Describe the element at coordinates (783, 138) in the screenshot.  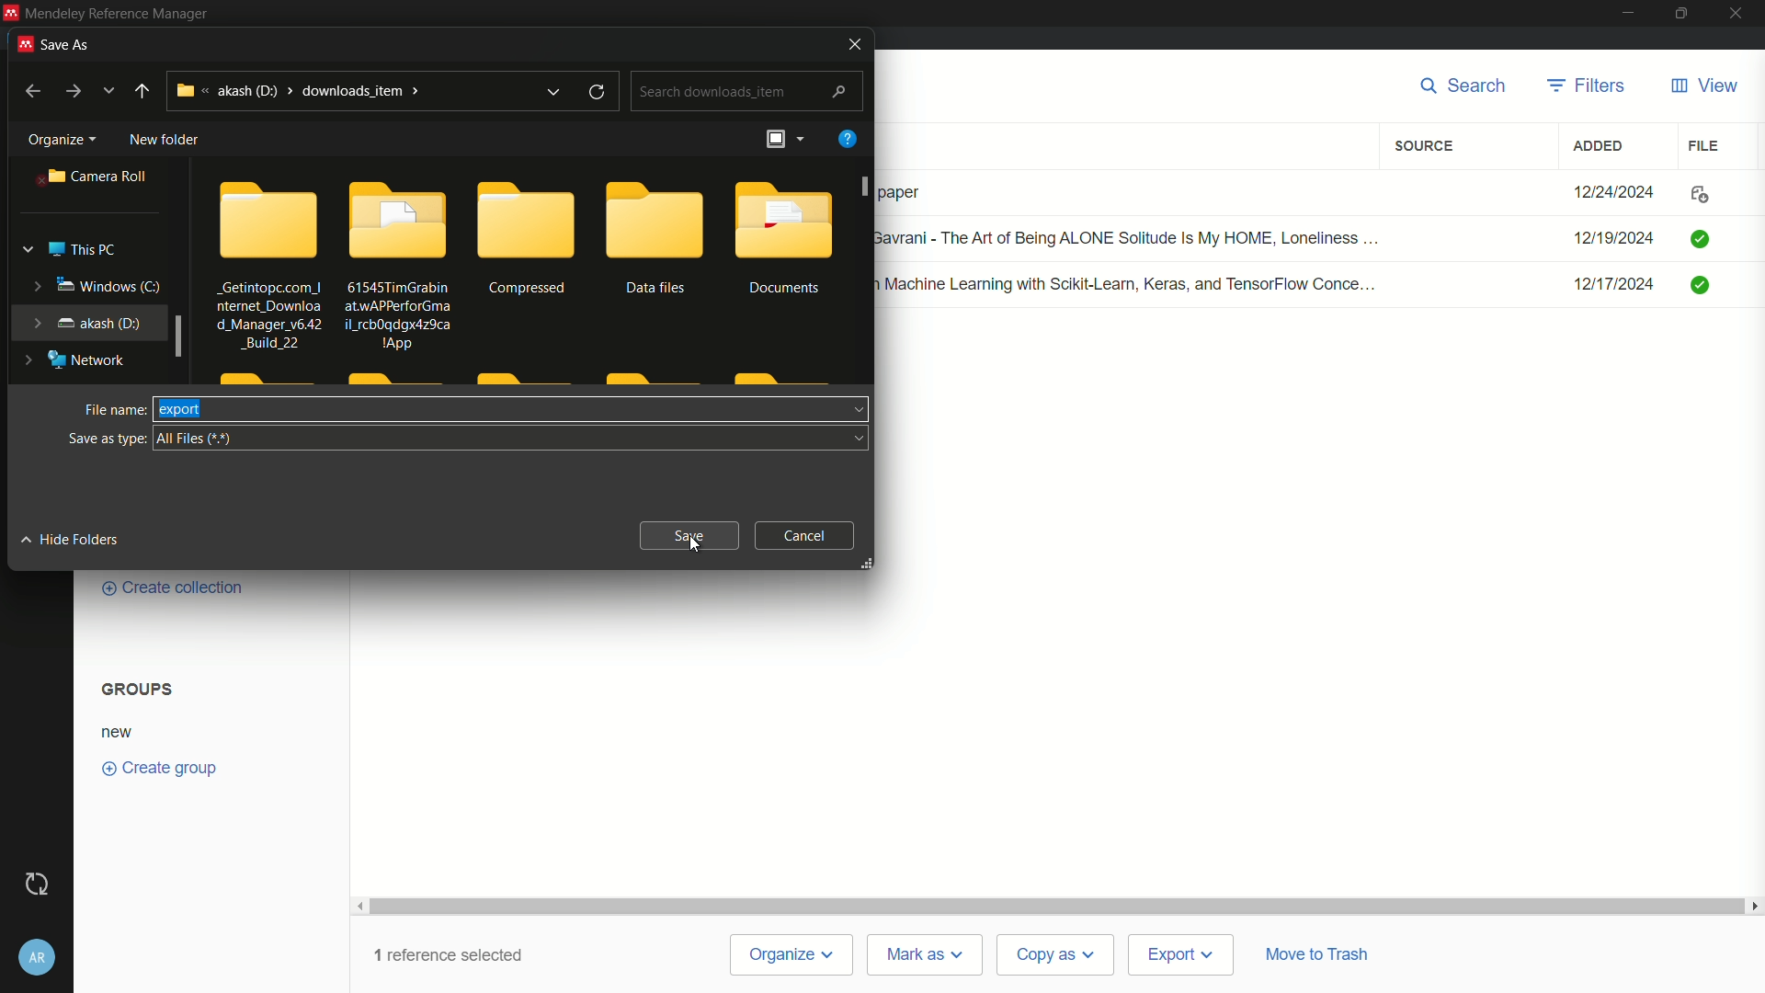
I see `change view mode` at that location.